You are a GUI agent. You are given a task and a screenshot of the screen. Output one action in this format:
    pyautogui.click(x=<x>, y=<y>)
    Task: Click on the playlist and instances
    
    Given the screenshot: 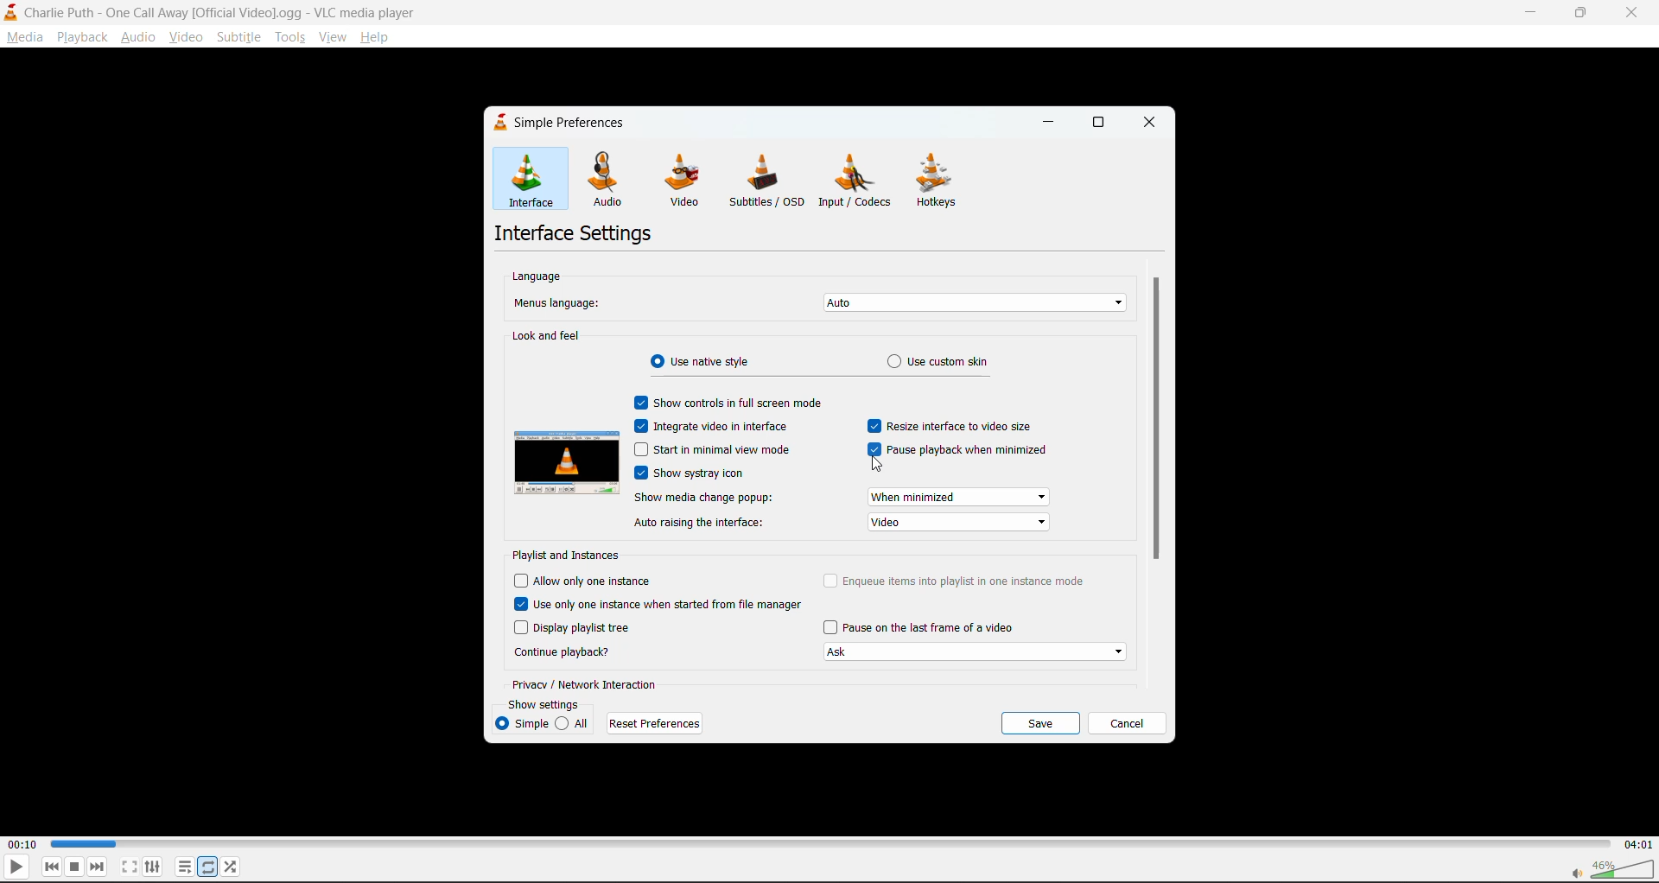 What is the action you would take?
    pyautogui.click(x=575, y=556)
    